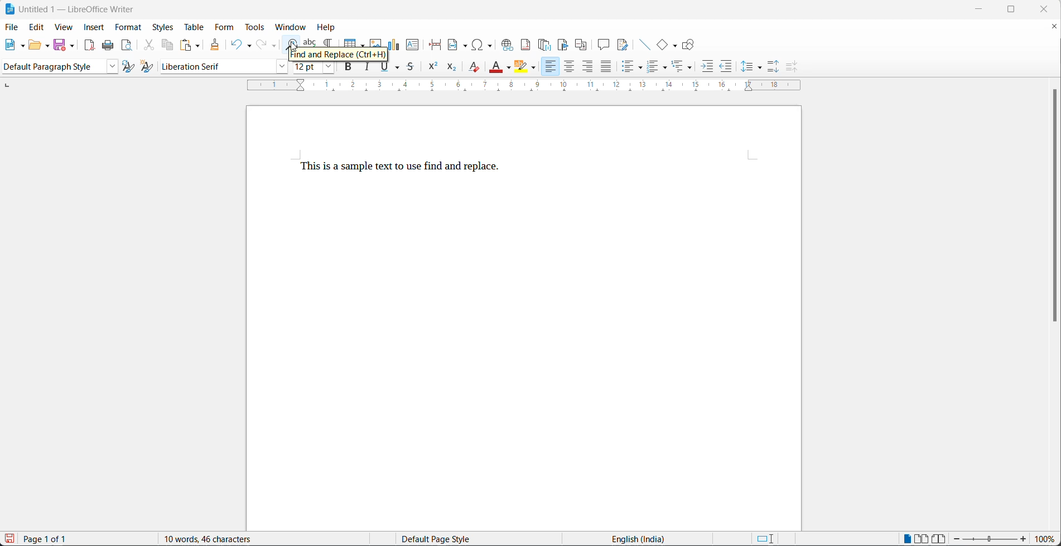  What do you see at coordinates (524, 319) in the screenshot?
I see `page` at bounding box center [524, 319].